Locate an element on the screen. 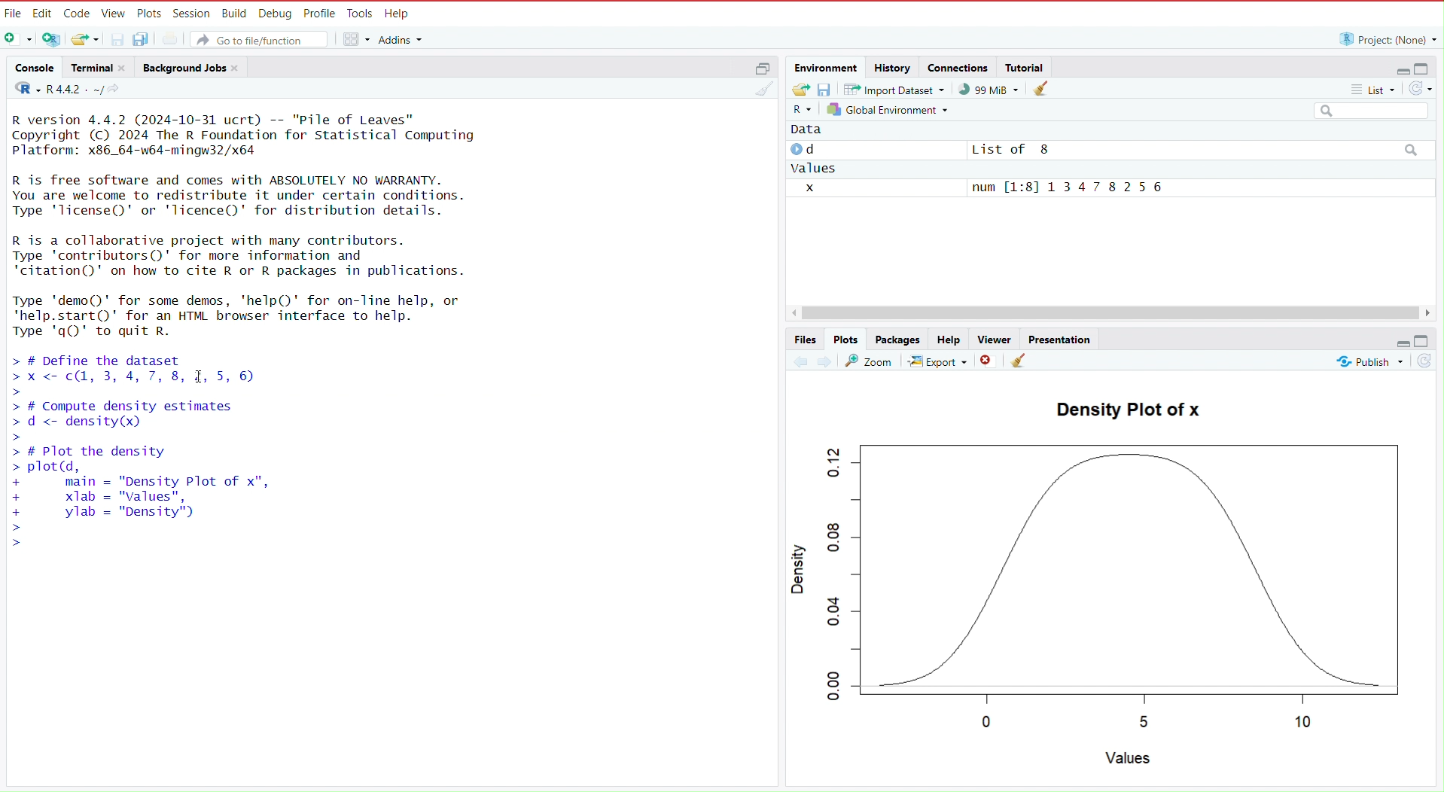 The image size is (1444, 792). clear all plots is located at coordinates (1017, 363).